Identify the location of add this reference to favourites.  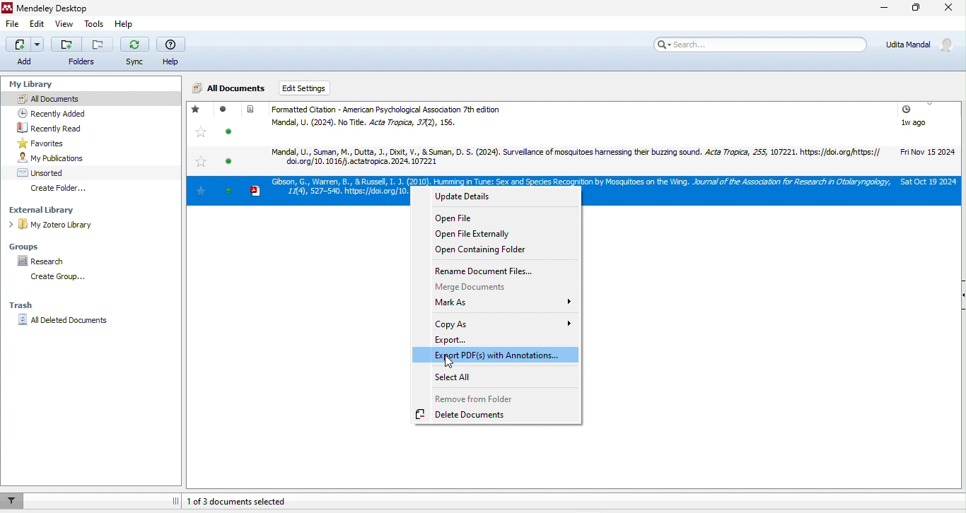
(202, 136).